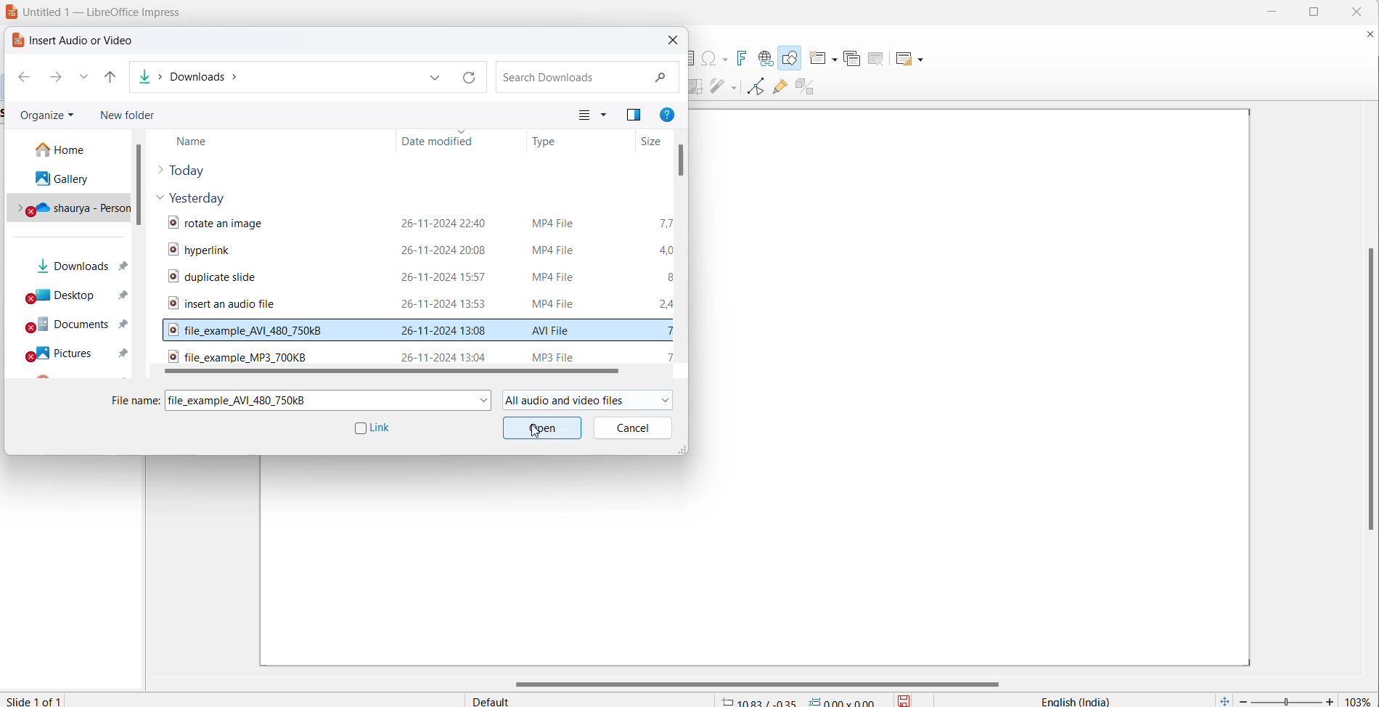  Describe the element at coordinates (1268, 11) in the screenshot. I see `minimize` at that location.